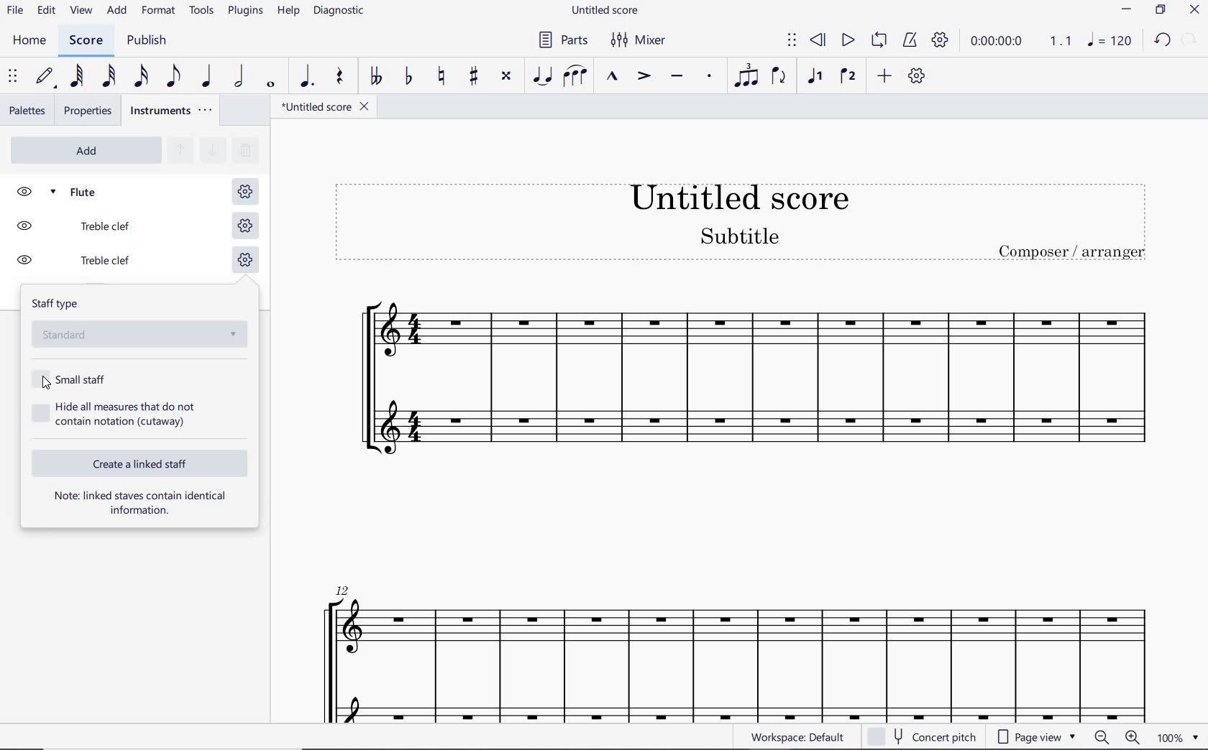  Describe the element at coordinates (27, 112) in the screenshot. I see `palettes` at that location.